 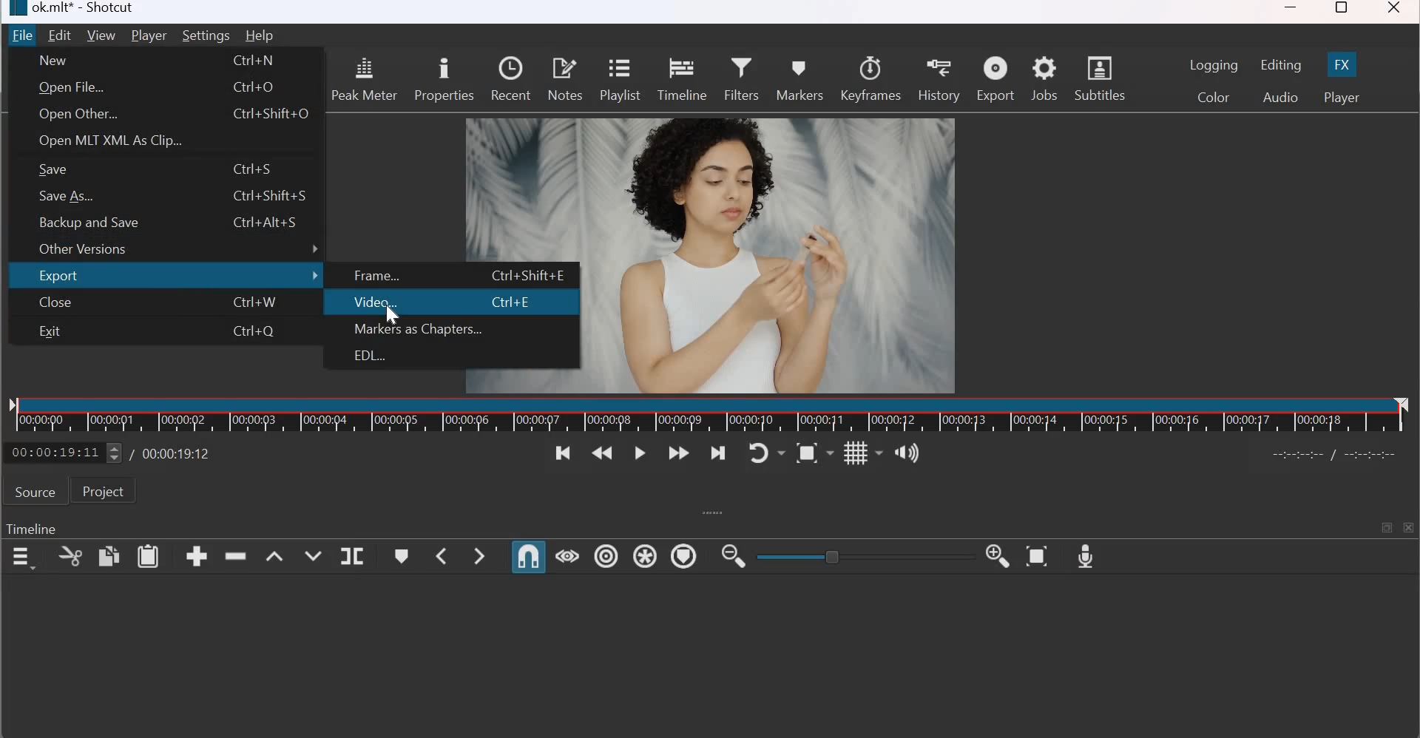 What do you see at coordinates (640, 455) in the screenshot?
I see `Toggle play or pause` at bounding box center [640, 455].